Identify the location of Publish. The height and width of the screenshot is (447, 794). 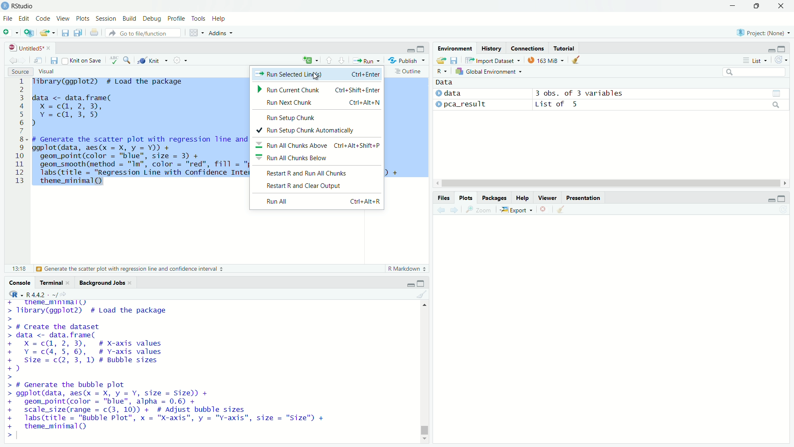
(407, 60).